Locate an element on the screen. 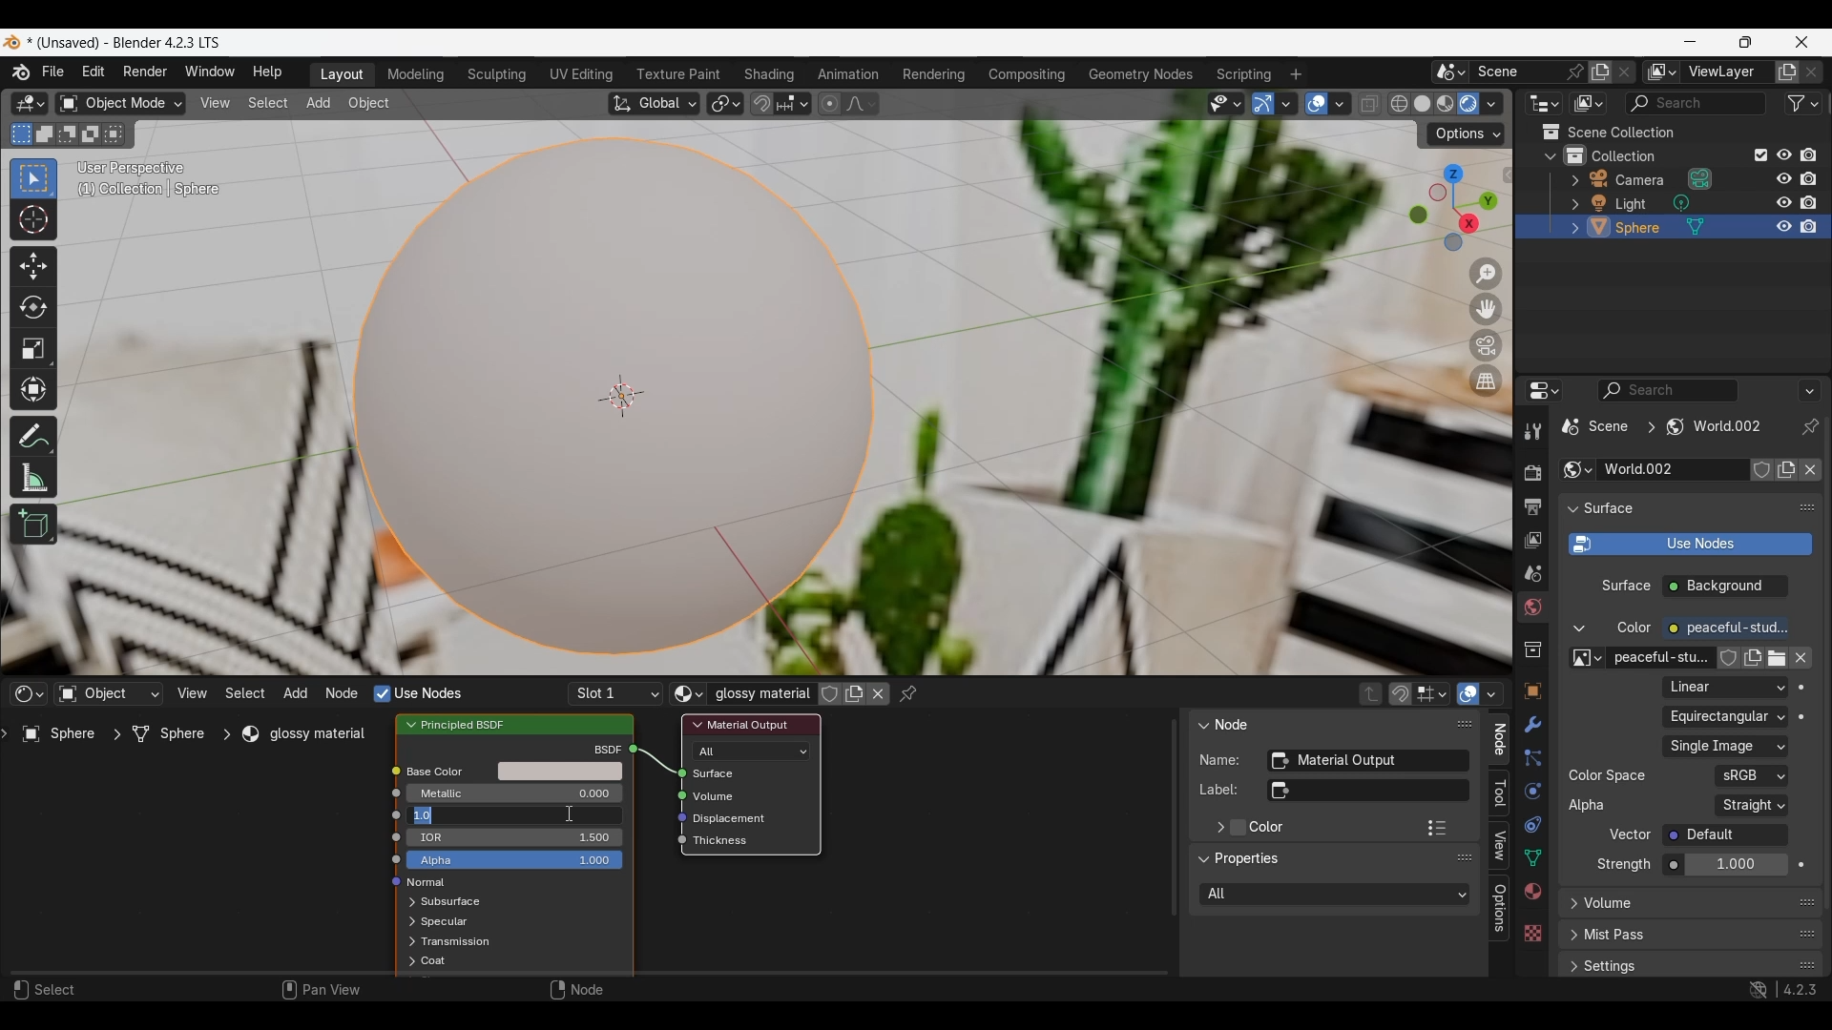 The height and width of the screenshot is (1030, 1832). Disable all respective renders is located at coordinates (1814, 154).